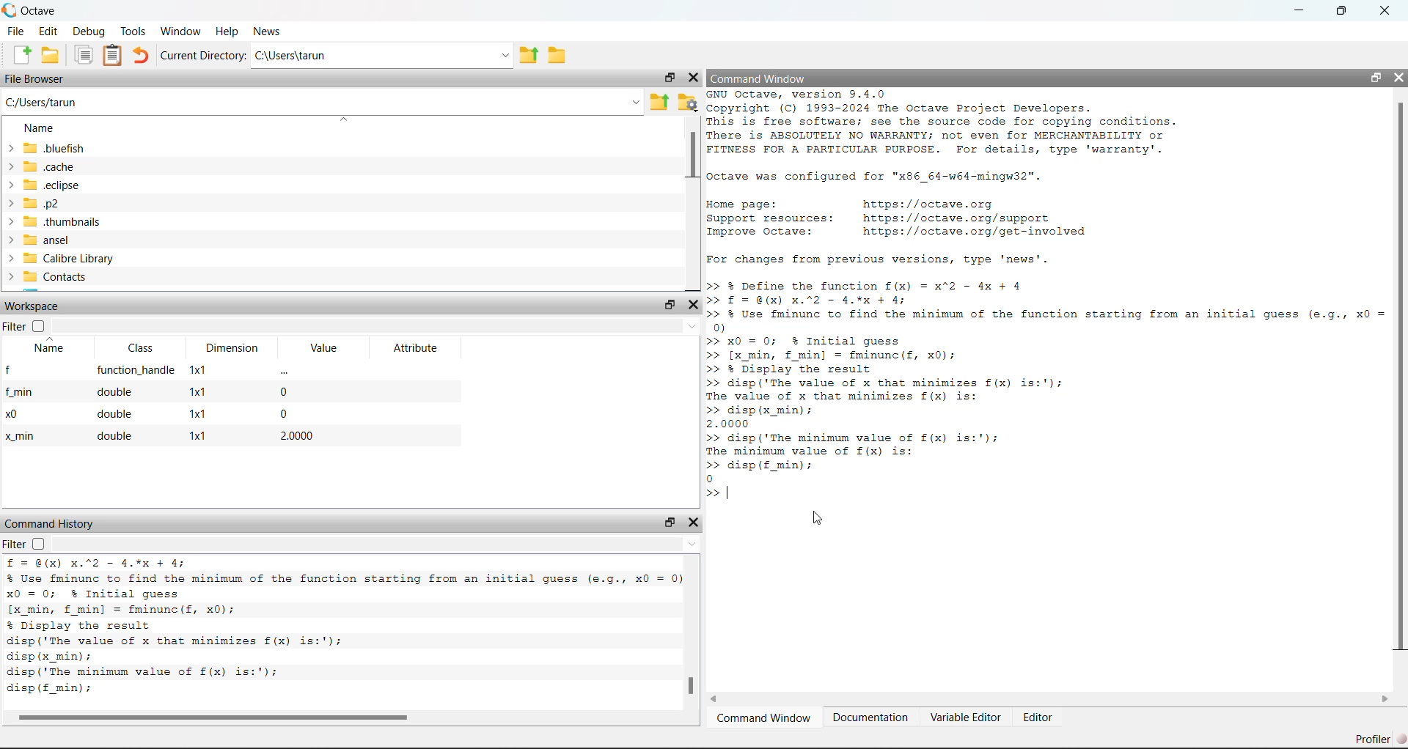 This screenshot has width=1408, height=749. I want to click on Dimension, so click(238, 347).